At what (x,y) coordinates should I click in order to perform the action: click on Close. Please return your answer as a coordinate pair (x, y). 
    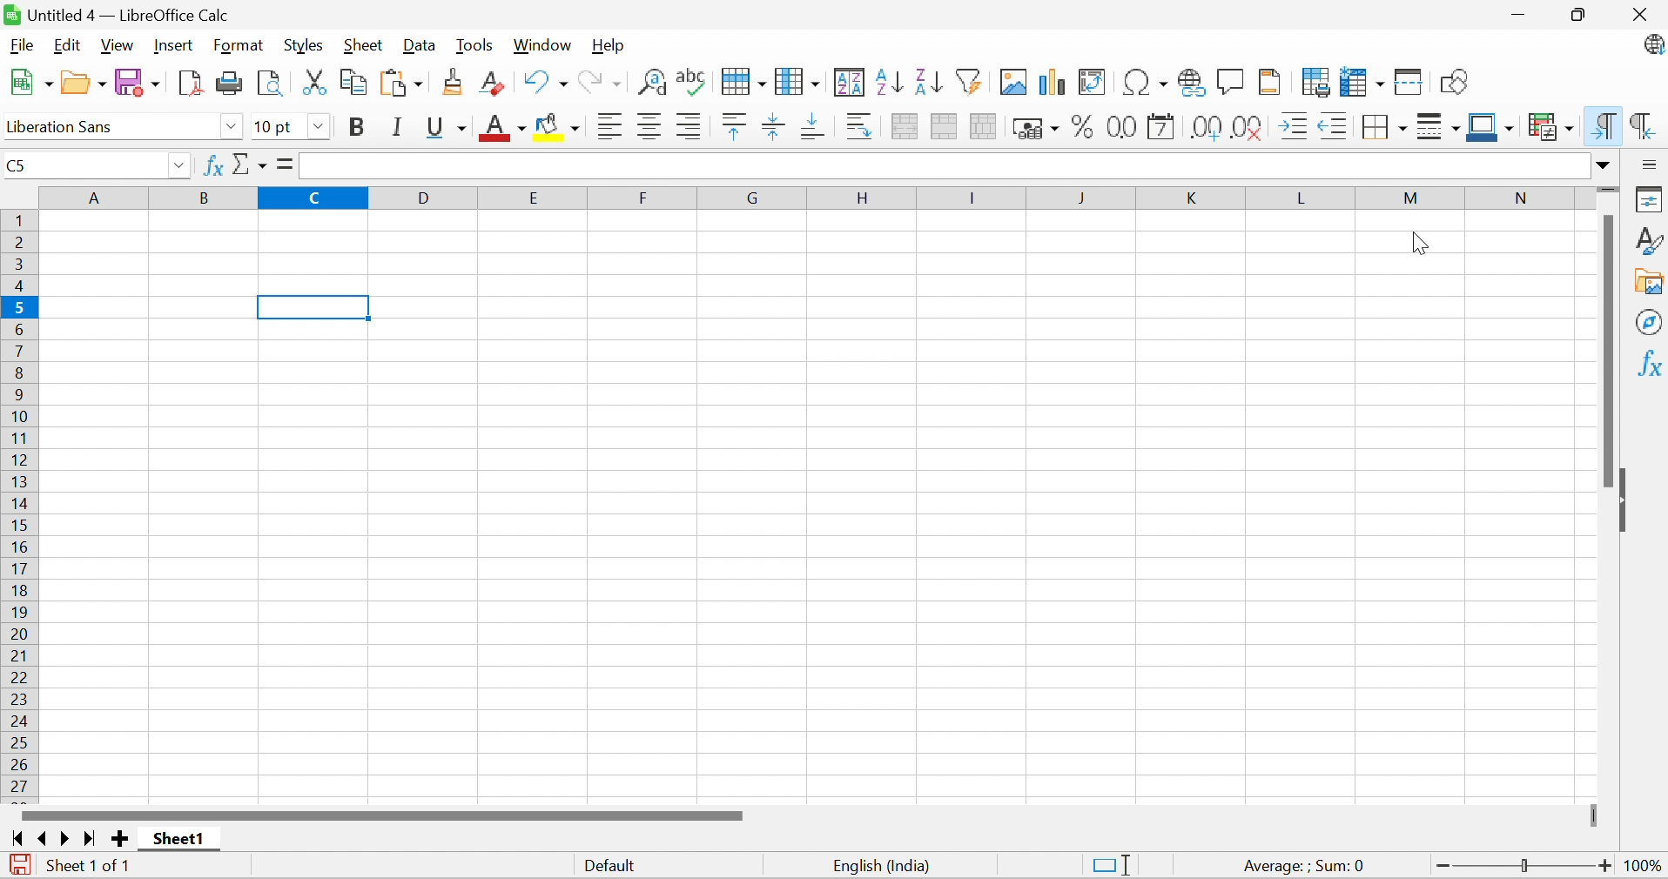
    Looking at the image, I should click on (1640, 15).